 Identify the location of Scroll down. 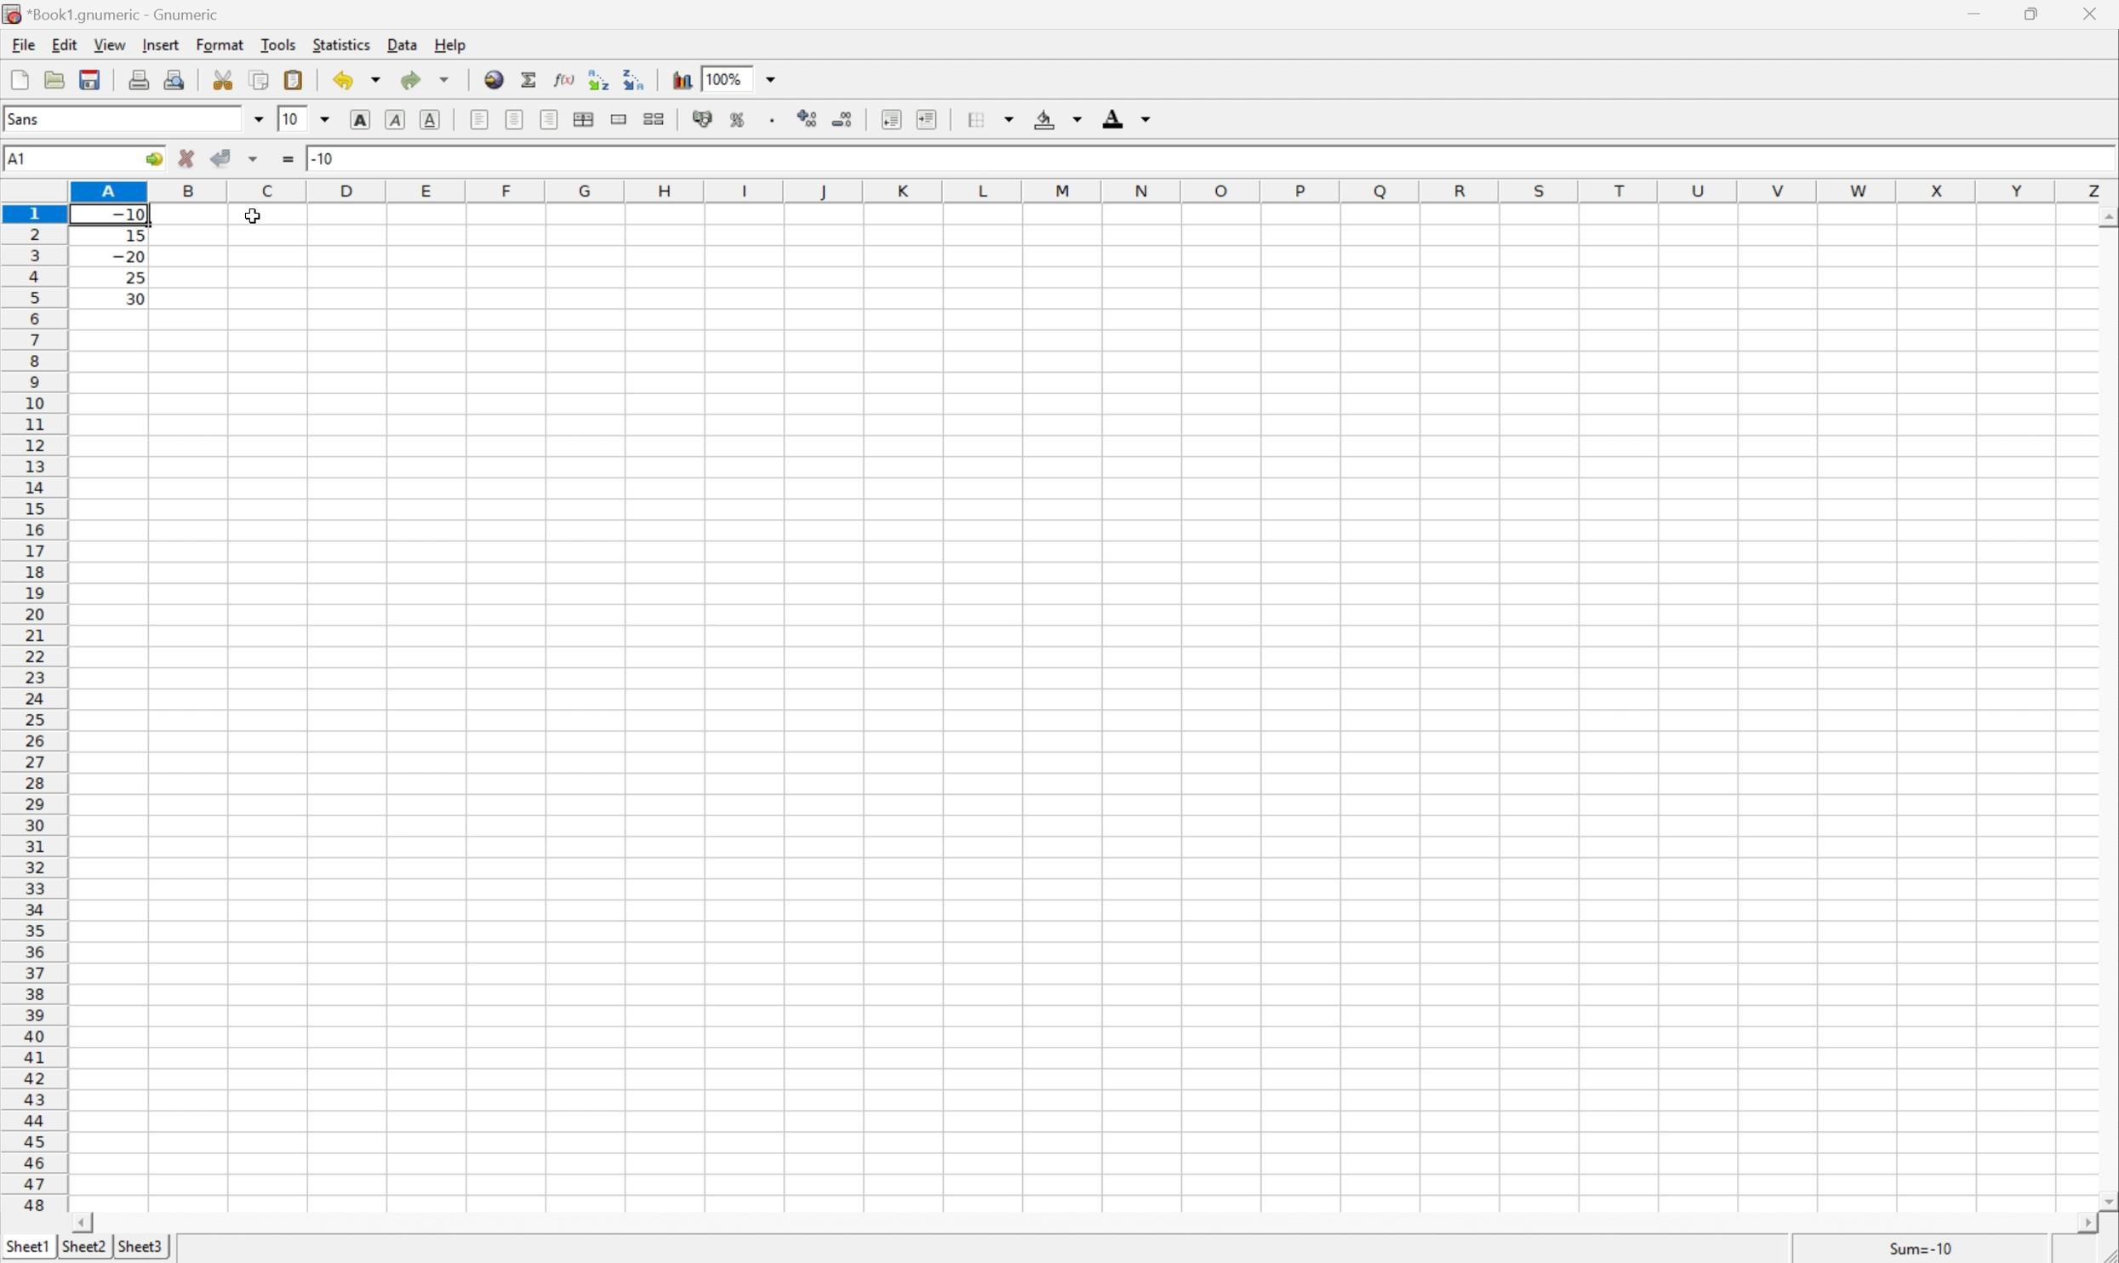
(2105, 1198).